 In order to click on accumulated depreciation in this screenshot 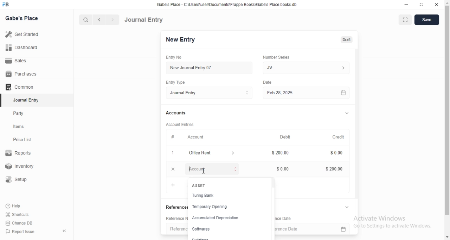, I will do `click(216, 219)`.